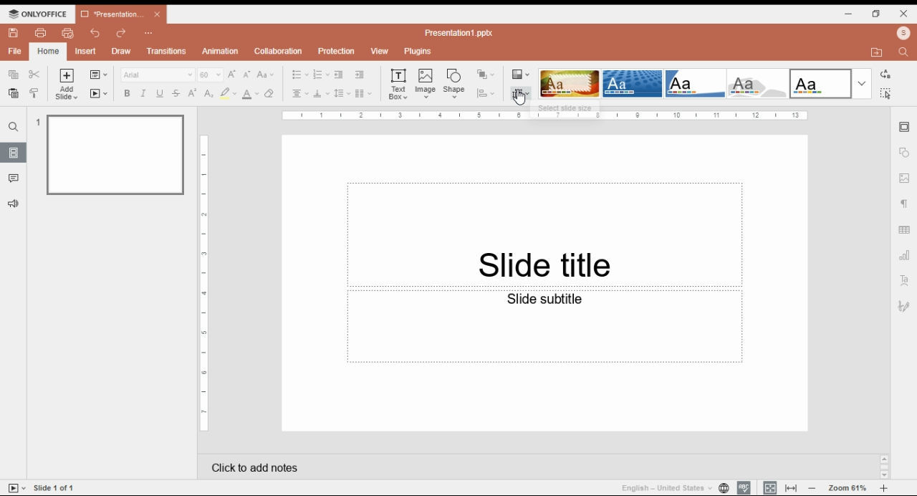 This screenshot has width=917, height=496. I want to click on home, so click(47, 52).